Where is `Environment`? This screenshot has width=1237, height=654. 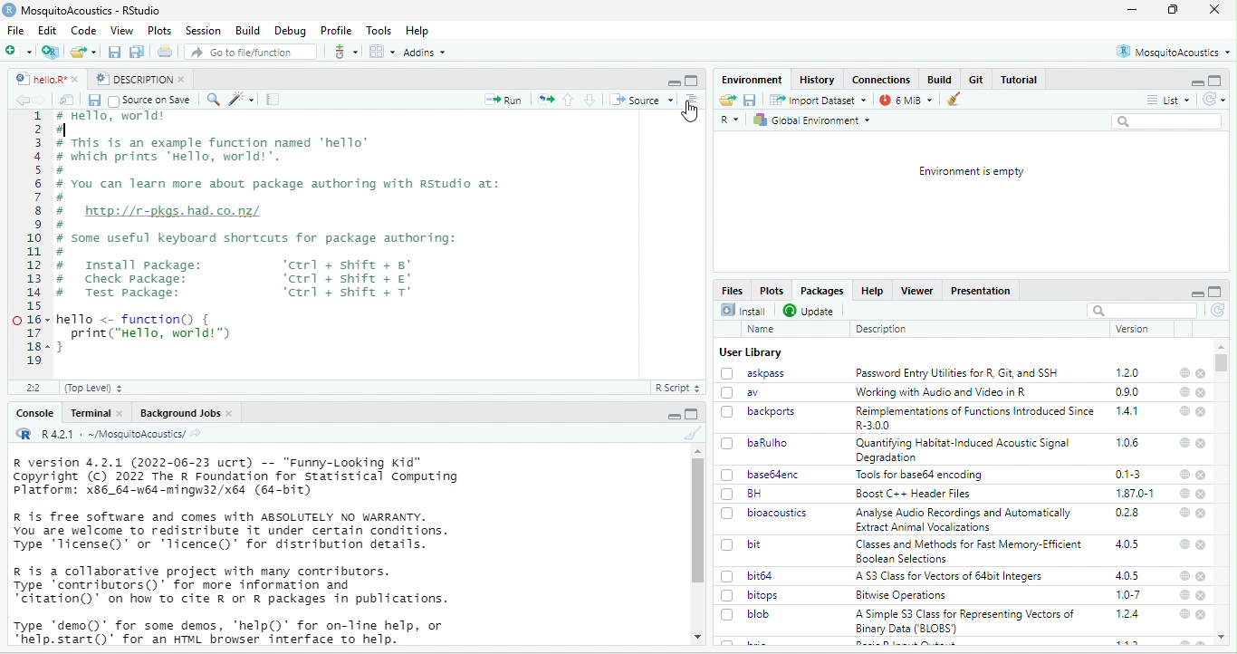 Environment is located at coordinates (750, 79).